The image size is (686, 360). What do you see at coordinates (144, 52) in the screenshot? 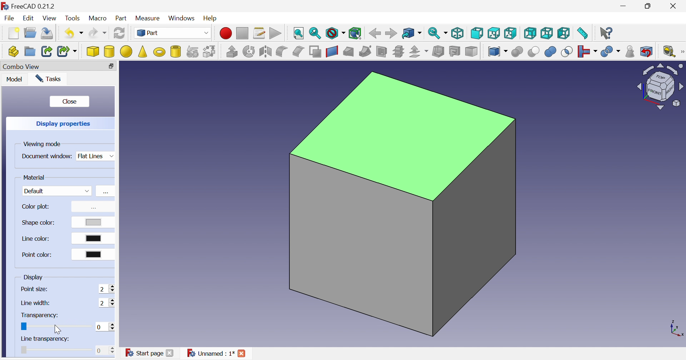
I see `Cone` at bounding box center [144, 52].